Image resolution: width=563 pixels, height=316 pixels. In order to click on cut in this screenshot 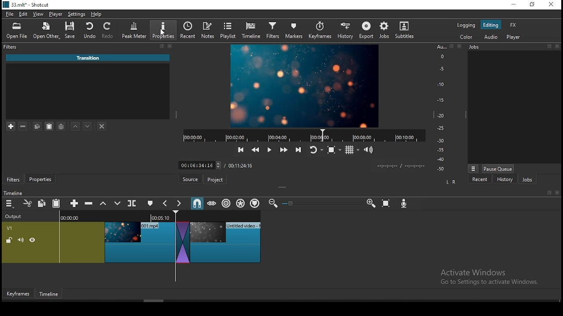, I will do `click(28, 203)`.